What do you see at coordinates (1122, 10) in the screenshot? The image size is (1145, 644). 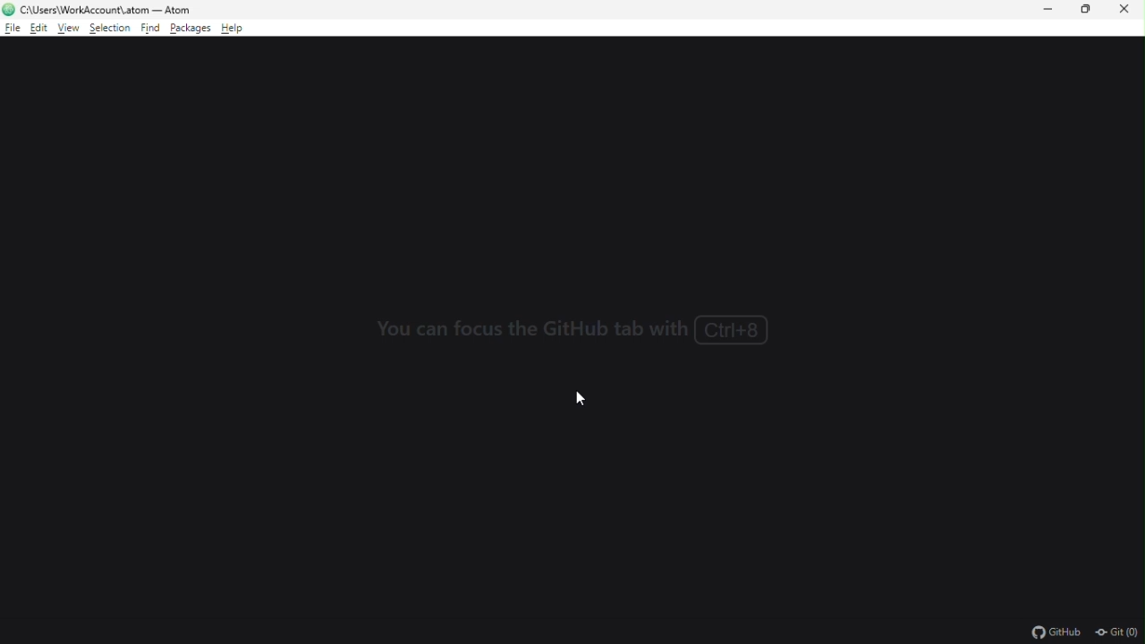 I see `close` at bounding box center [1122, 10].